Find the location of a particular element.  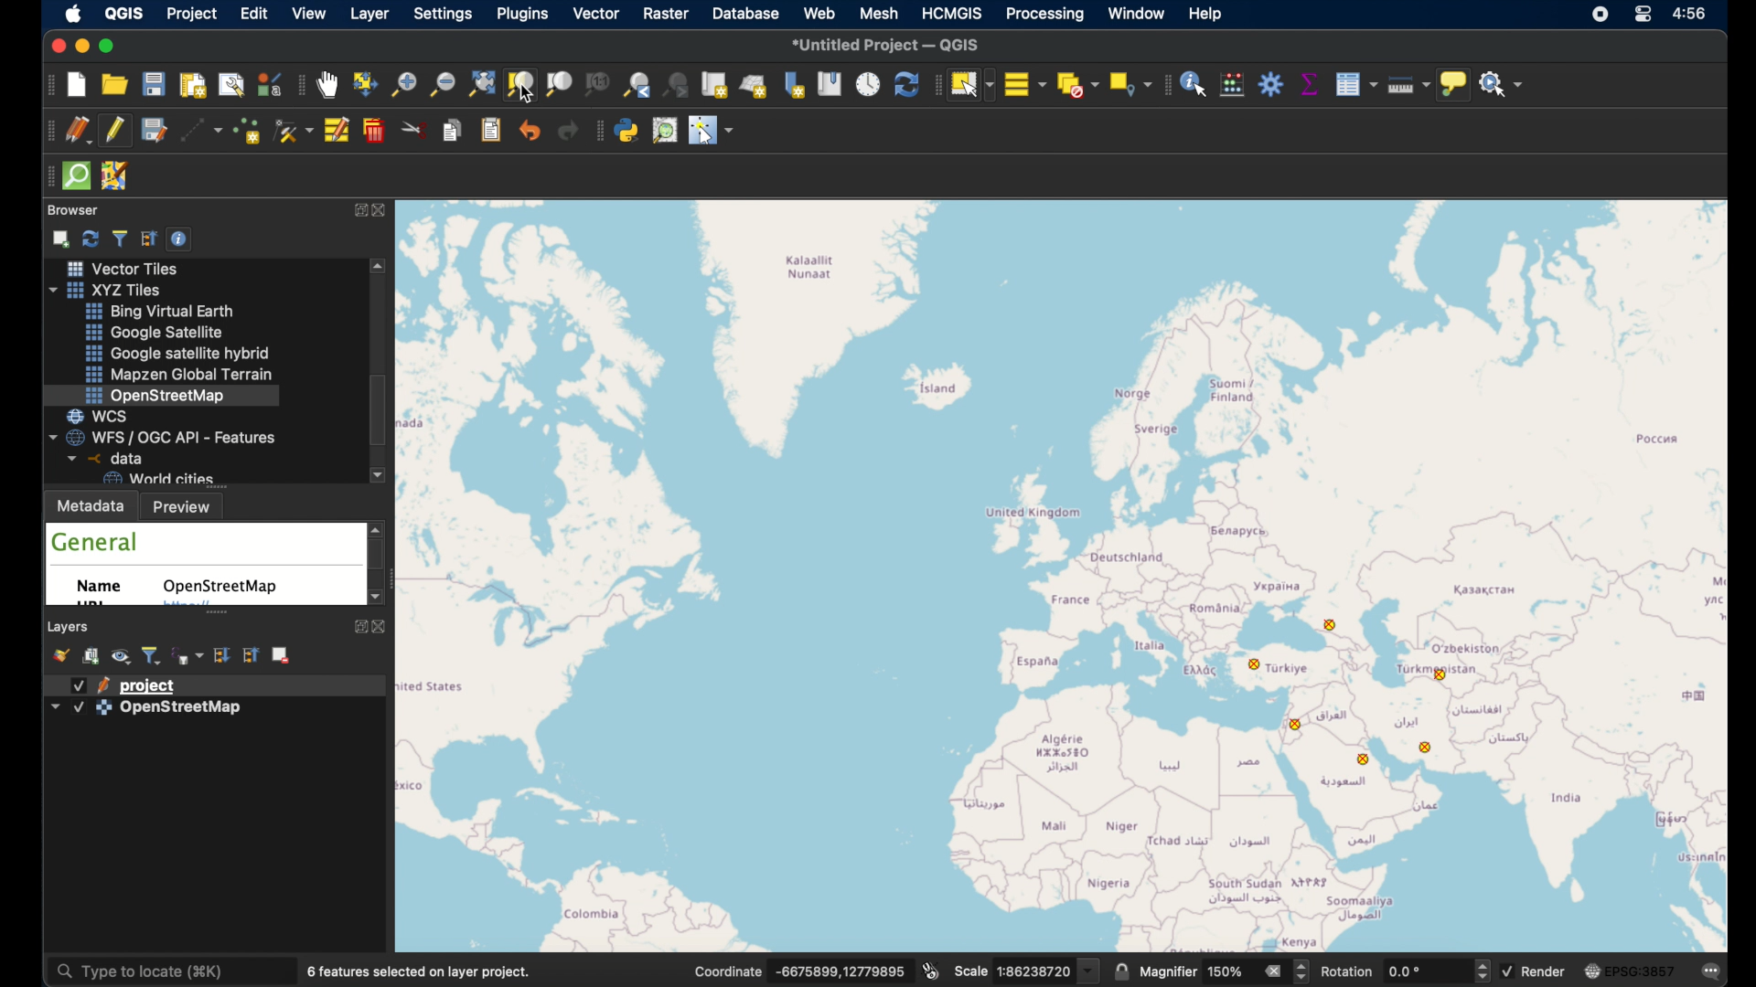

drag handle is located at coordinates (935, 84).